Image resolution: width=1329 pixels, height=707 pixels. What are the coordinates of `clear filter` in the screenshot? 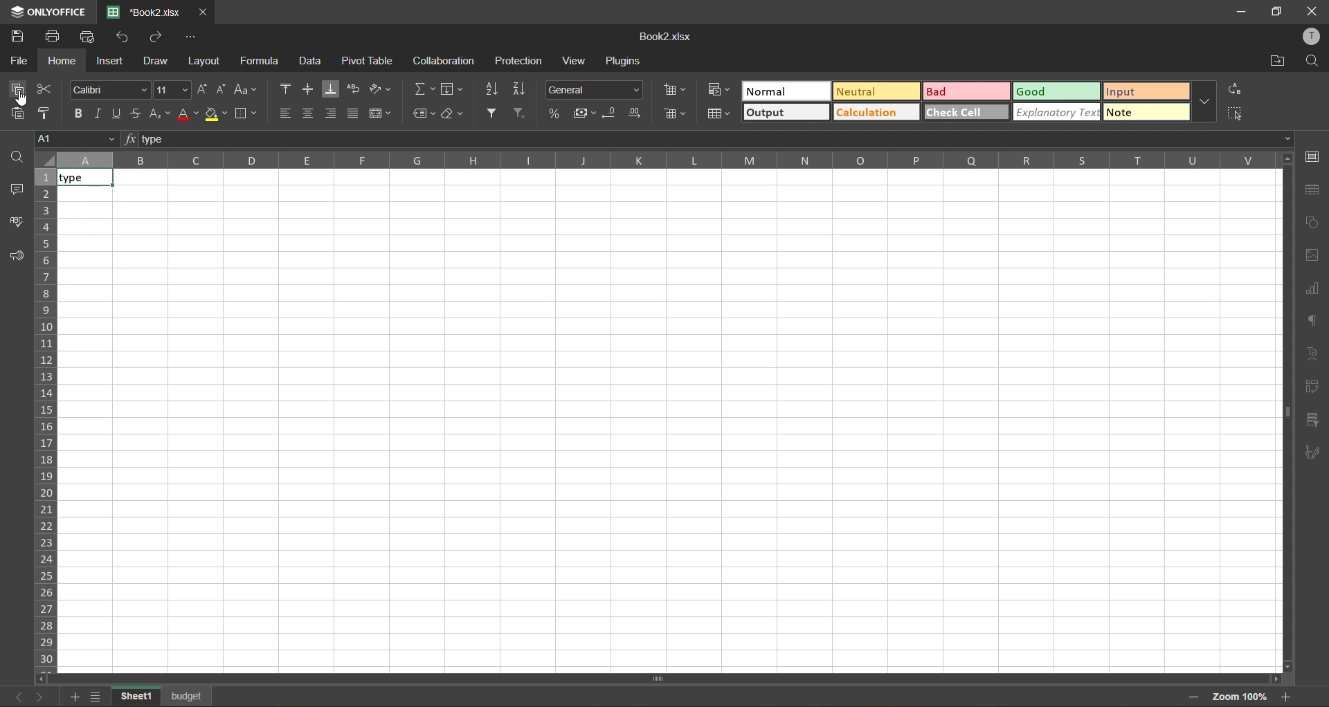 It's located at (518, 114).